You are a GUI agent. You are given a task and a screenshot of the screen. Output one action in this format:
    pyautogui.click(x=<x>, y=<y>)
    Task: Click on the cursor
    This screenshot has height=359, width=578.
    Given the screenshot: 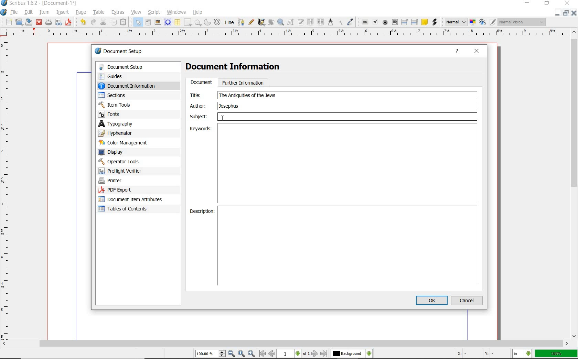 What is the action you would take?
    pyautogui.click(x=222, y=119)
    